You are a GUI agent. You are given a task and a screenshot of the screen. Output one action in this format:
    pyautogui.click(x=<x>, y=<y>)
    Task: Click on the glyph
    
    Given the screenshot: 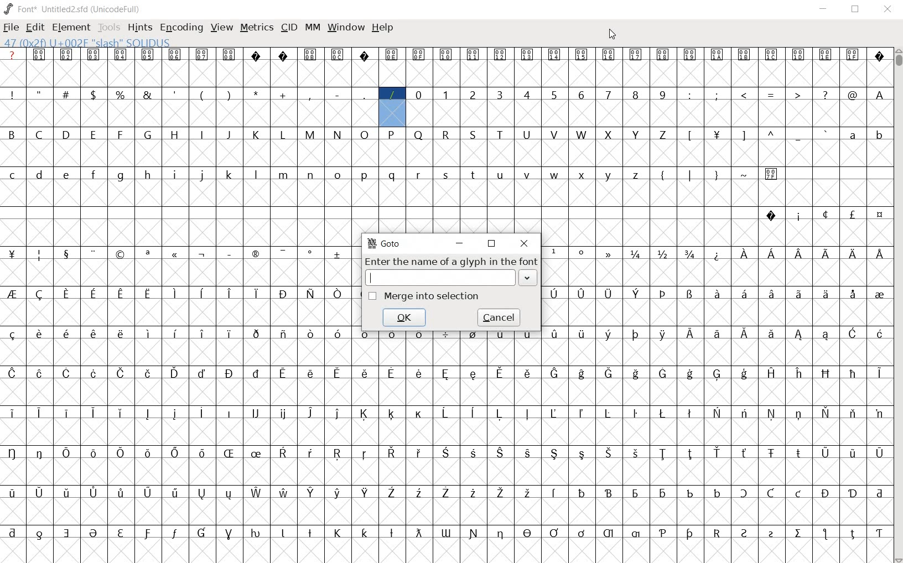 What is the action you would take?
    pyautogui.click(x=635, y=95)
    